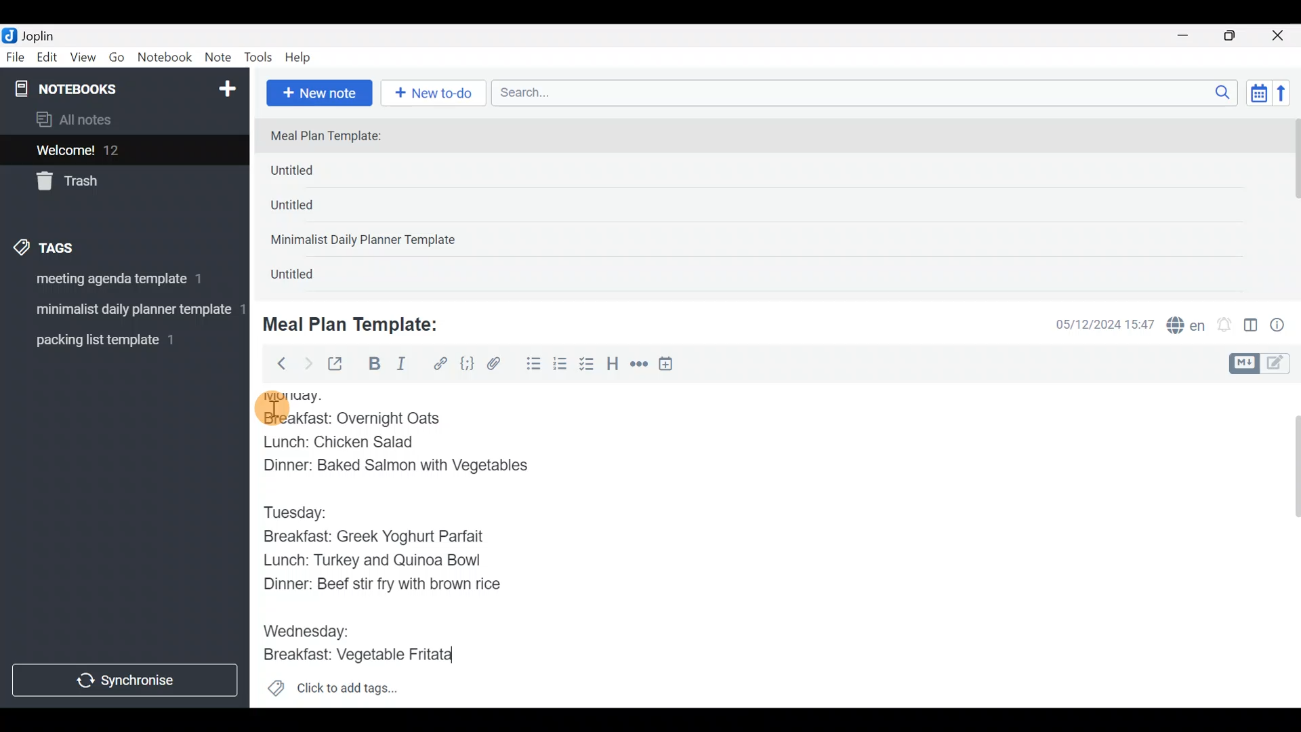 Image resolution: width=1301 pixels, height=732 pixels. What do you see at coordinates (464, 655) in the screenshot?
I see `text Cursor` at bounding box center [464, 655].